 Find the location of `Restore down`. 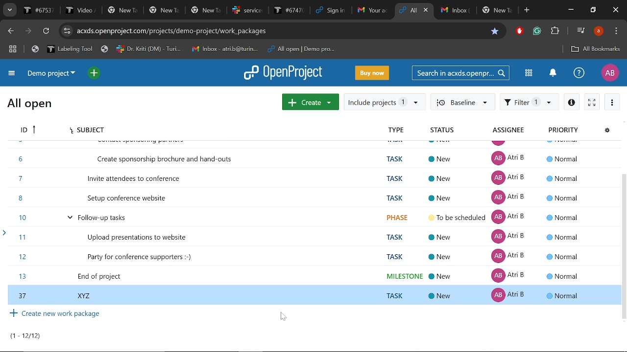

Restore down is located at coordinates (594, 10).